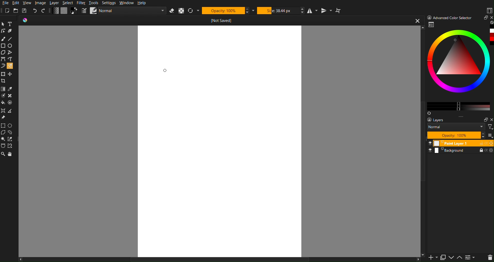 This screenshot has width=494, height=262. Describe the element at coordinates (313, 10) in the screenshot. I see `Horizontal Mirror` at that location.